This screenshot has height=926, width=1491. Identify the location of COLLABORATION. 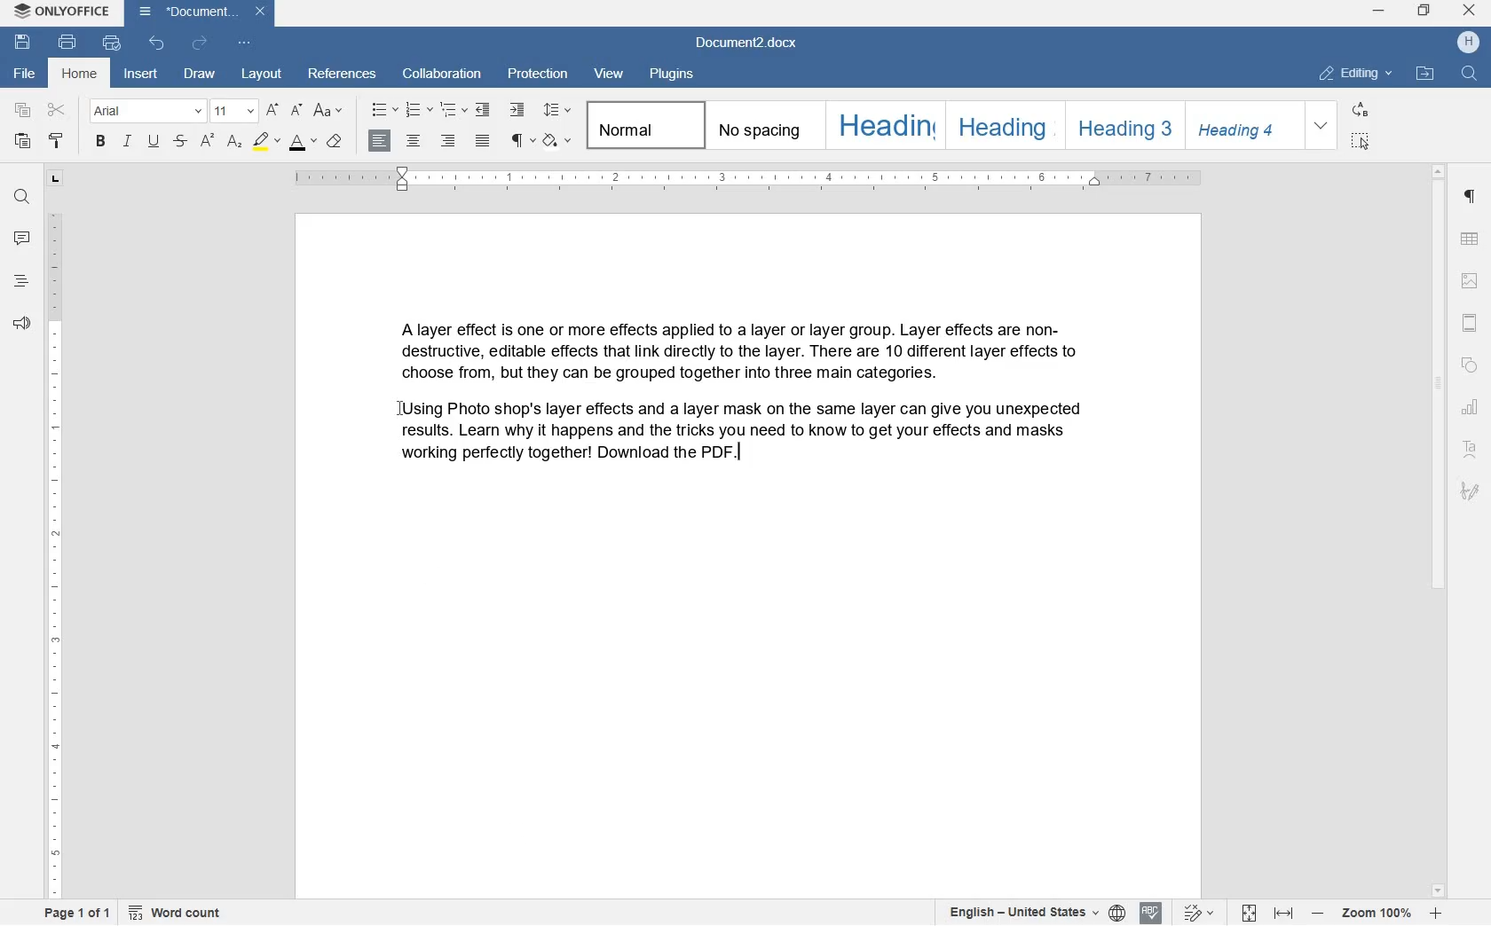
(443, 74).